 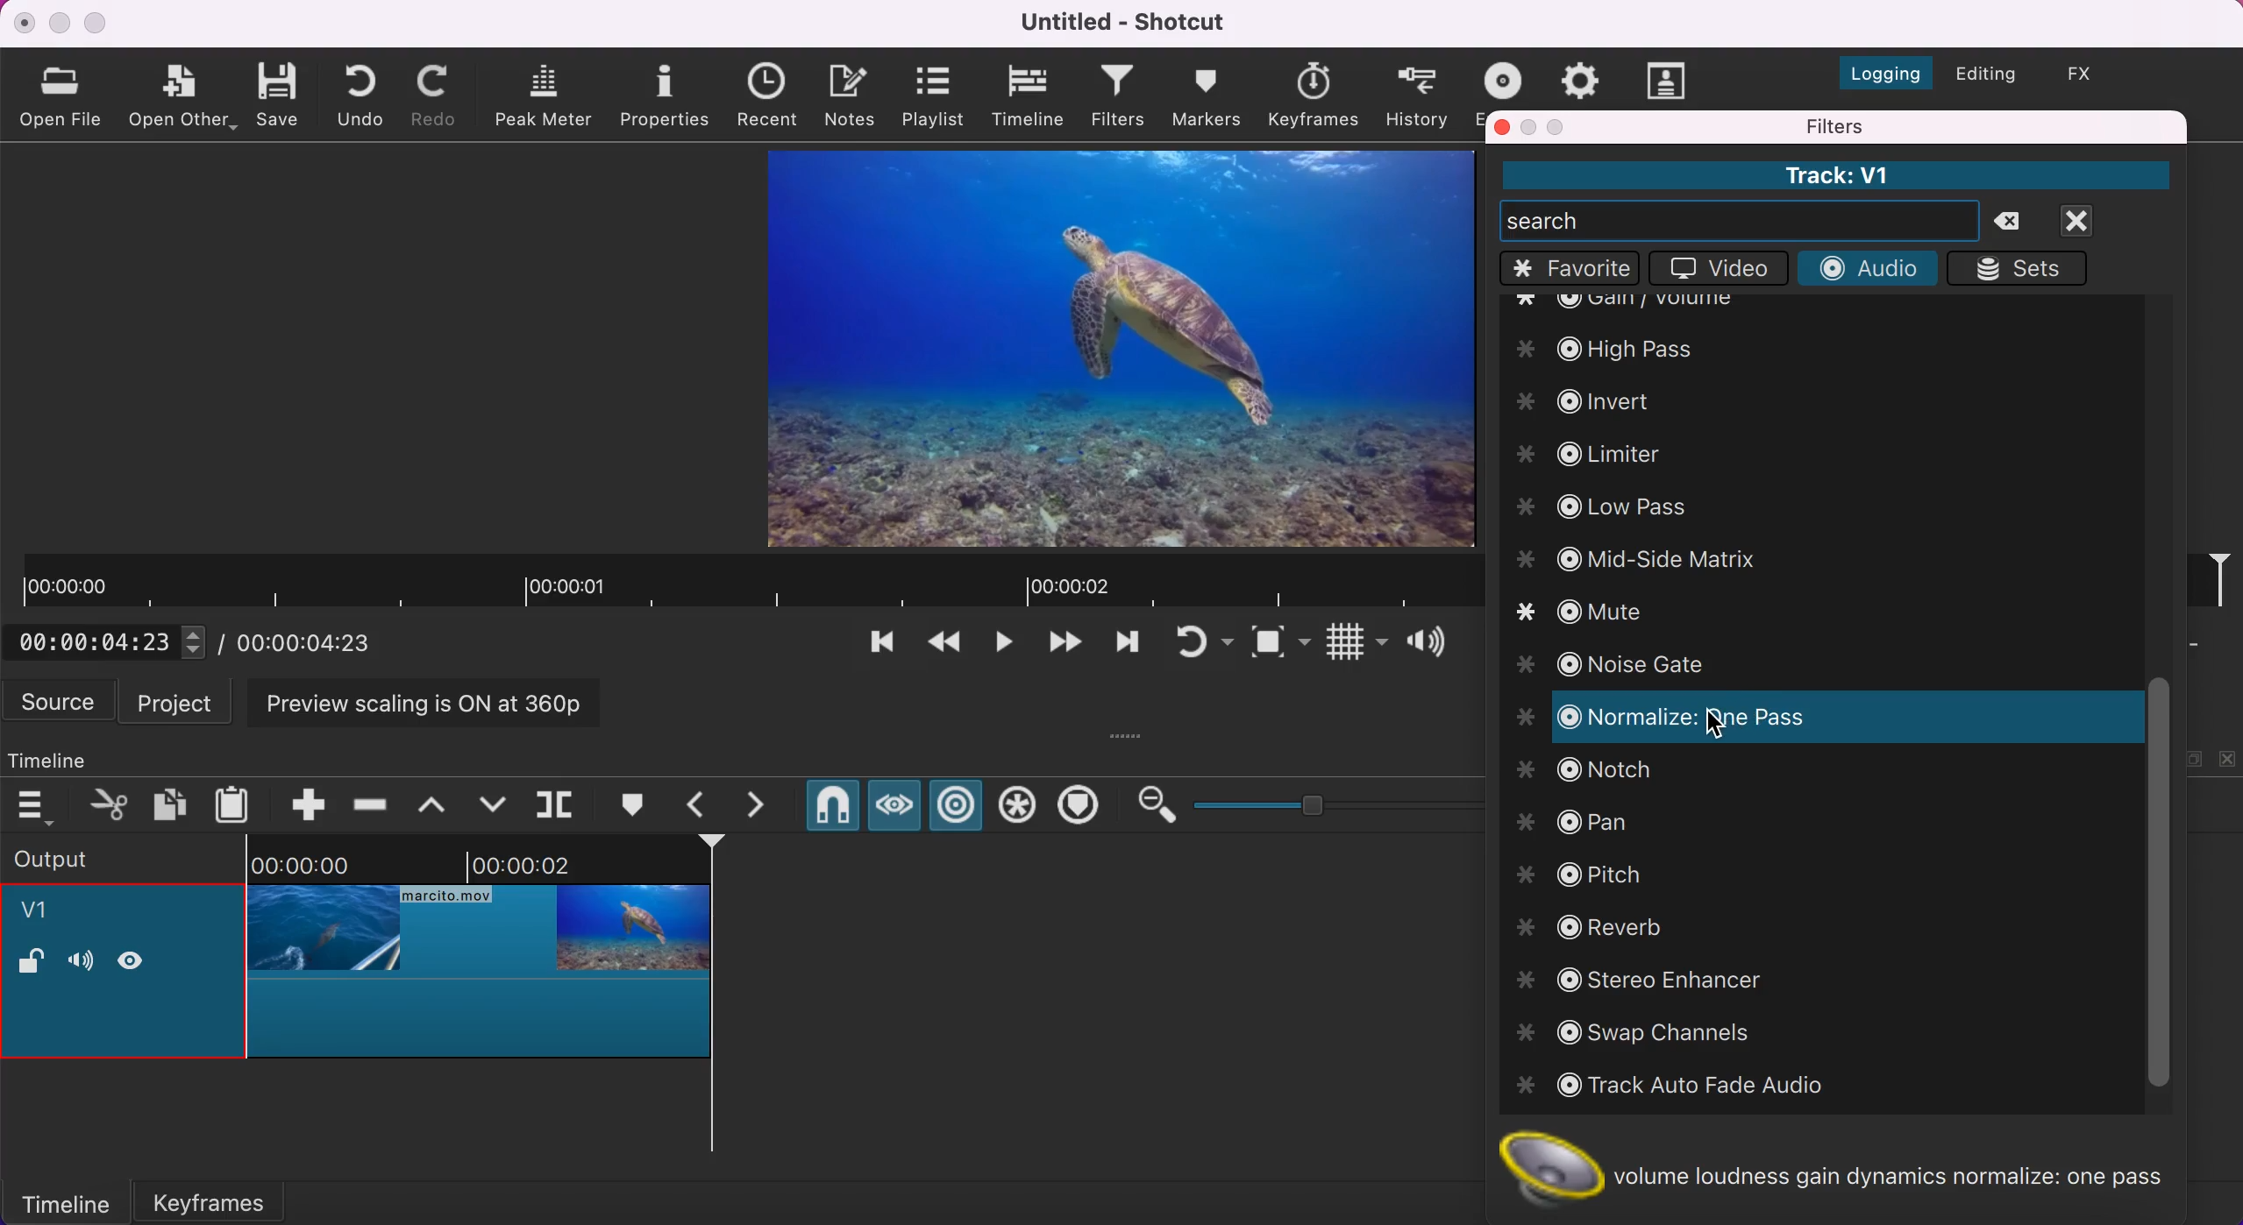 I want to click on recent, so click(x=773, y=96).